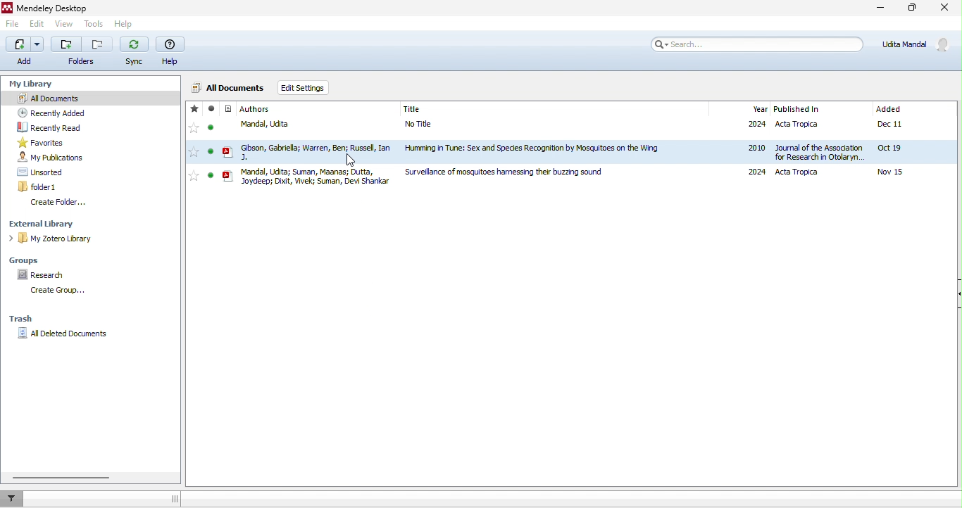  What do you see at coordinates (57, 290) in the screenshot?
I see `create group` at bounding box center [57, 290].